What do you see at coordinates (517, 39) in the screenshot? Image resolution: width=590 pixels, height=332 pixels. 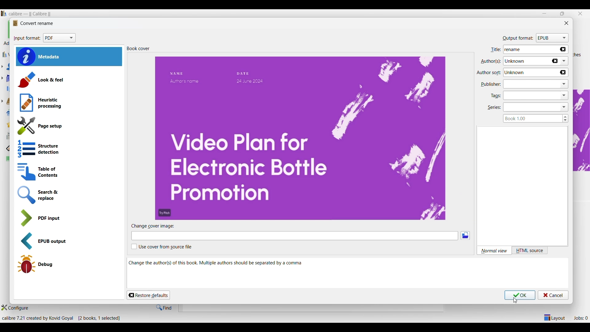 I see `output format` at bounding box center [517, 39].